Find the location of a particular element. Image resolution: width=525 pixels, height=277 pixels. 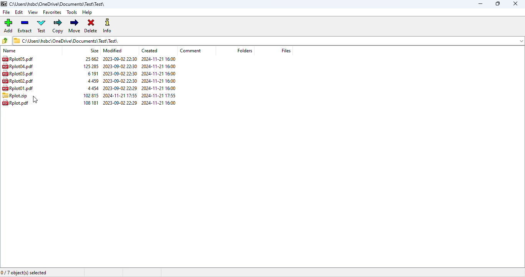

add is located at coordinates (8, 25).